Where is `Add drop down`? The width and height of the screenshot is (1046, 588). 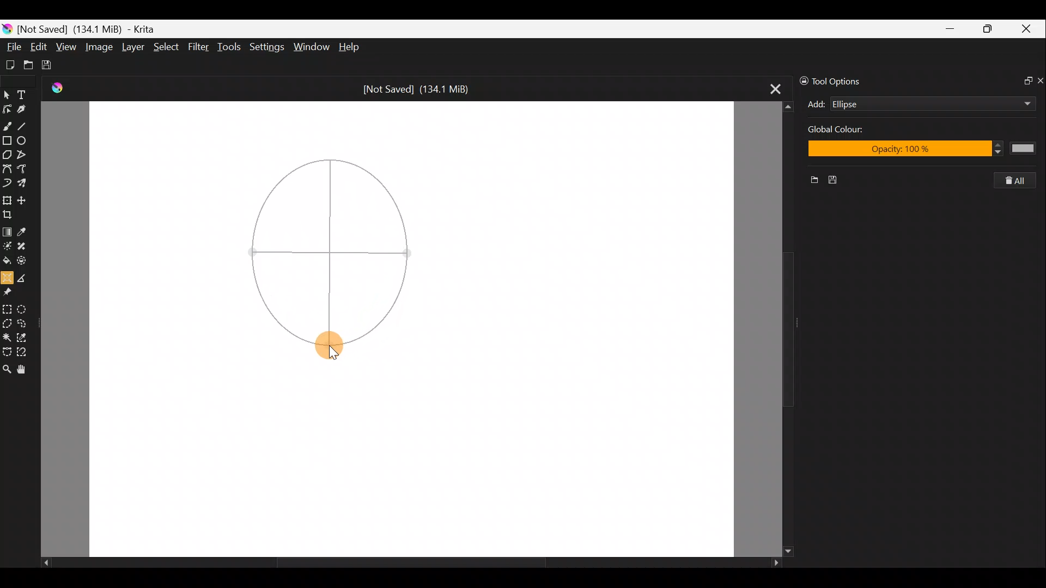
Add drop down is located at coordinates (1017, 102).